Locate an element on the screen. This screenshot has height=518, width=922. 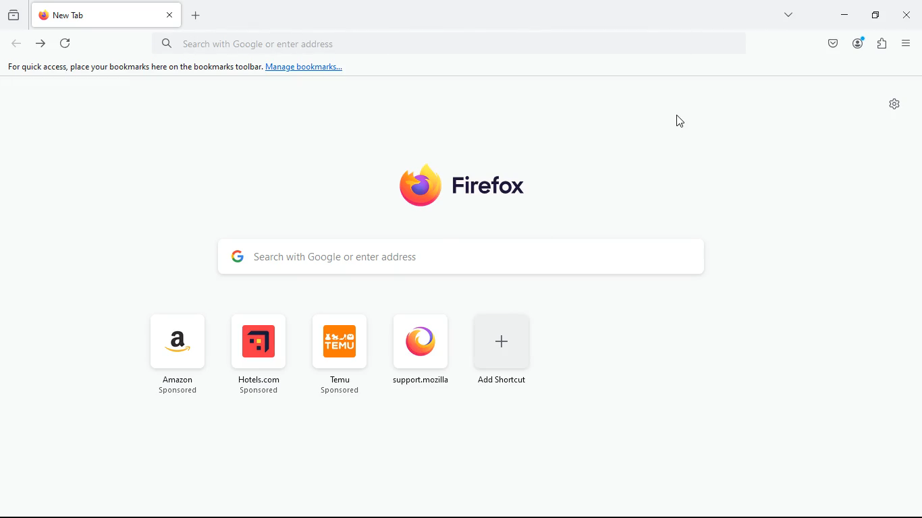
forward is located at coordinates (40, 45).